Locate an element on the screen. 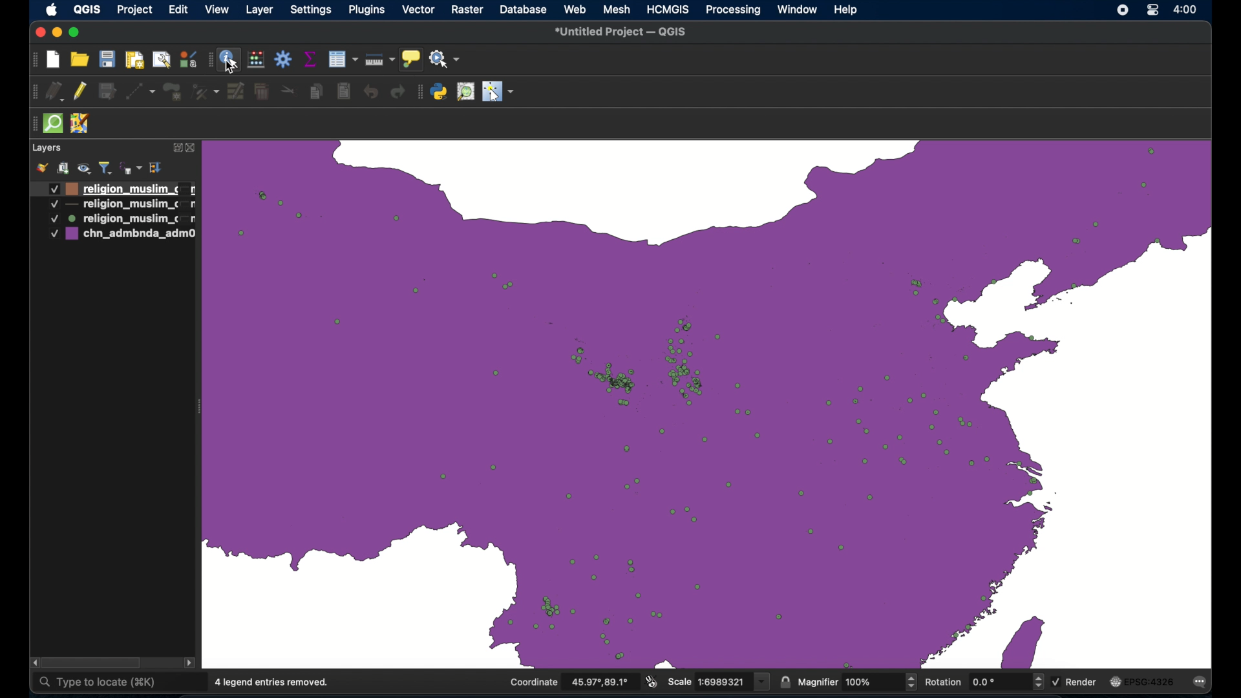 This screenshot has height=698, width=1241. layer 1 is located at coordinates (120, 188).